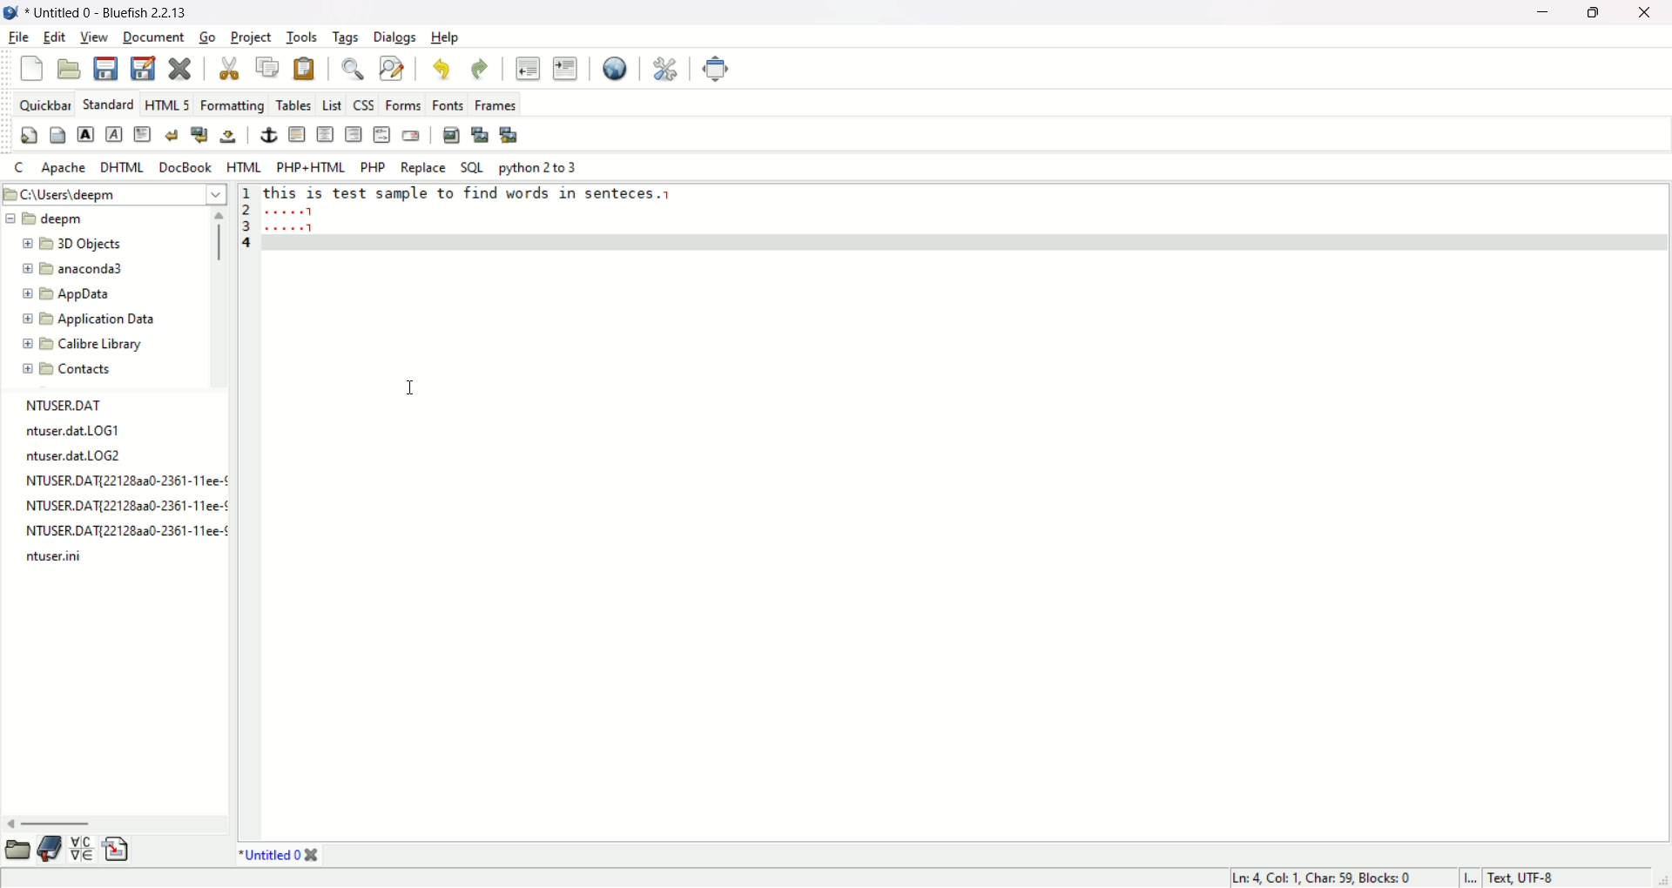 Image resolution: width=1672 pixels, height=888 pixels. Describe the element at coordinates (243, 512) in the screenshot. I see `line number` at that location.